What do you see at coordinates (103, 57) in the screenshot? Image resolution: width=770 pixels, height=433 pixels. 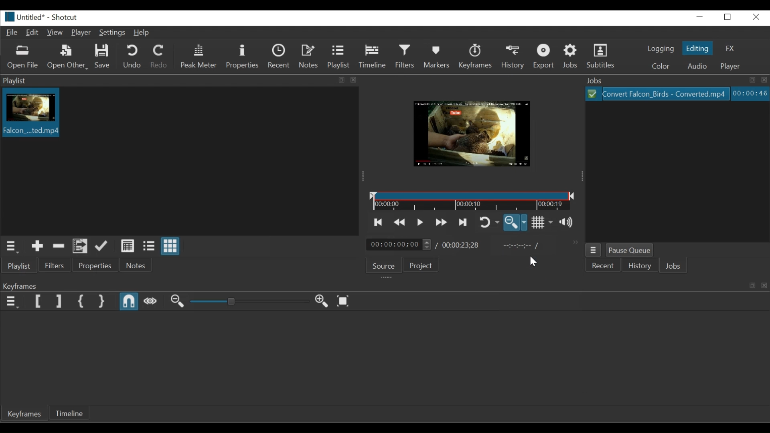 I see `Save` at bounding box center [103, 57].